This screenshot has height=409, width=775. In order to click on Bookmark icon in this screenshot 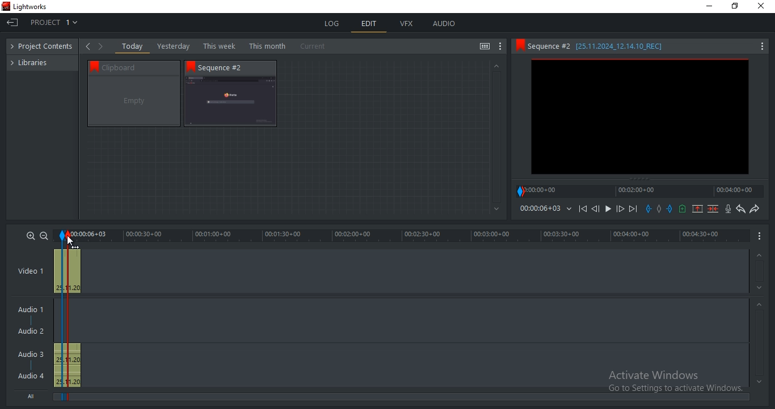, I will do `click(191, 66)`.